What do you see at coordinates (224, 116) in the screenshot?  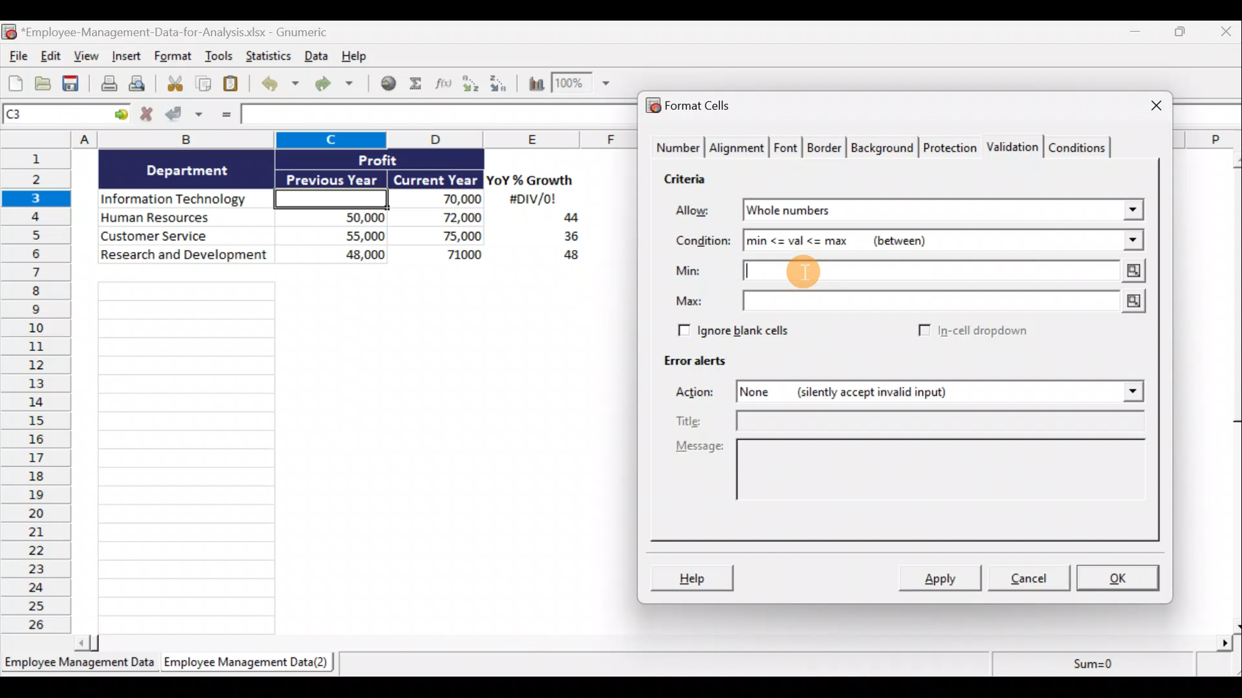 I see `Enter formula` at bounding box center [224, 116].